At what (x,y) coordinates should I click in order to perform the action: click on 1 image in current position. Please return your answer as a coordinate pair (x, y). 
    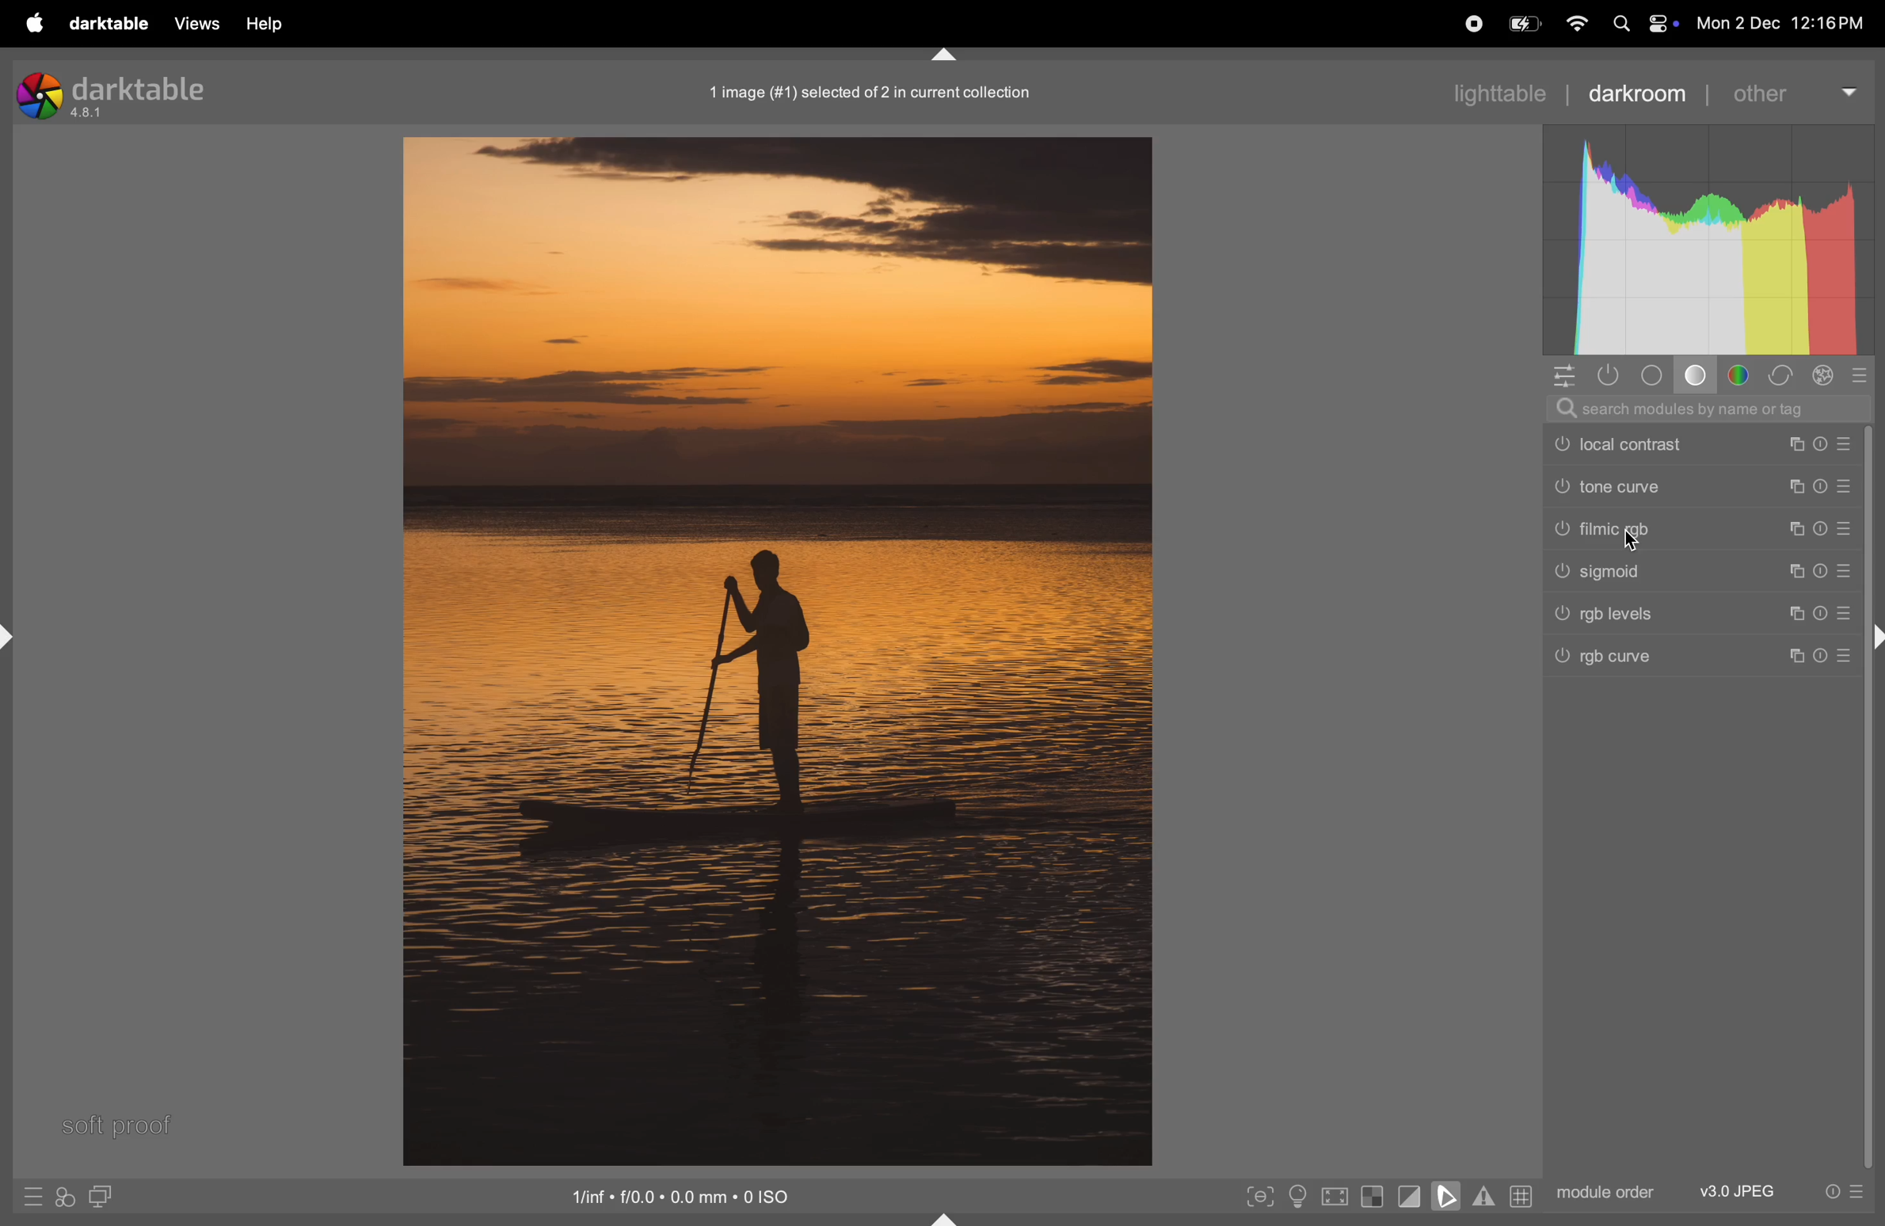
    Looking at the image, I should click on (865, 91).